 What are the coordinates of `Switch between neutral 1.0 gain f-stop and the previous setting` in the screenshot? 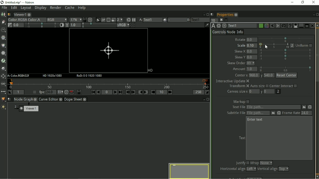 It's located at (10, 25).